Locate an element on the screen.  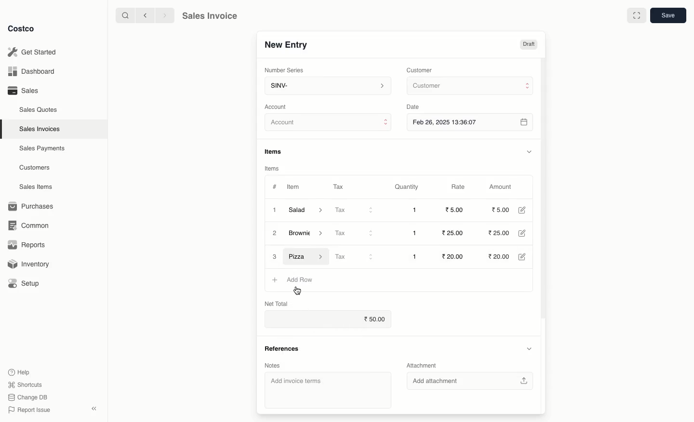
Search is located at coordinates (124, 15).